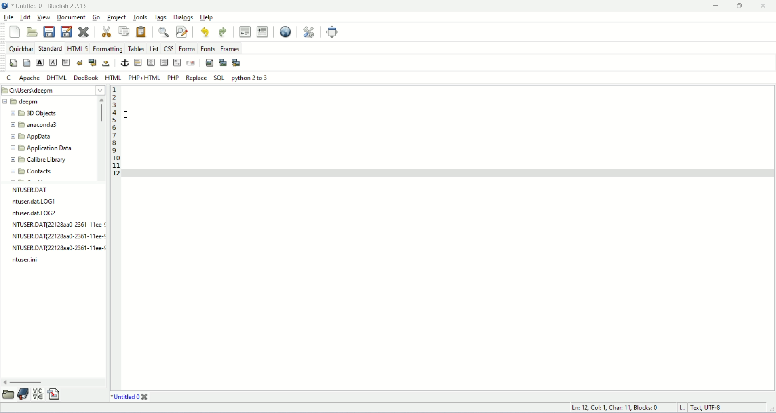 The width and height of the screenshot is (776, 413). What do you see at coordinates (145, 78) in the screenshot?
I see `PHP+HTML` at bounding box center [145, 78].